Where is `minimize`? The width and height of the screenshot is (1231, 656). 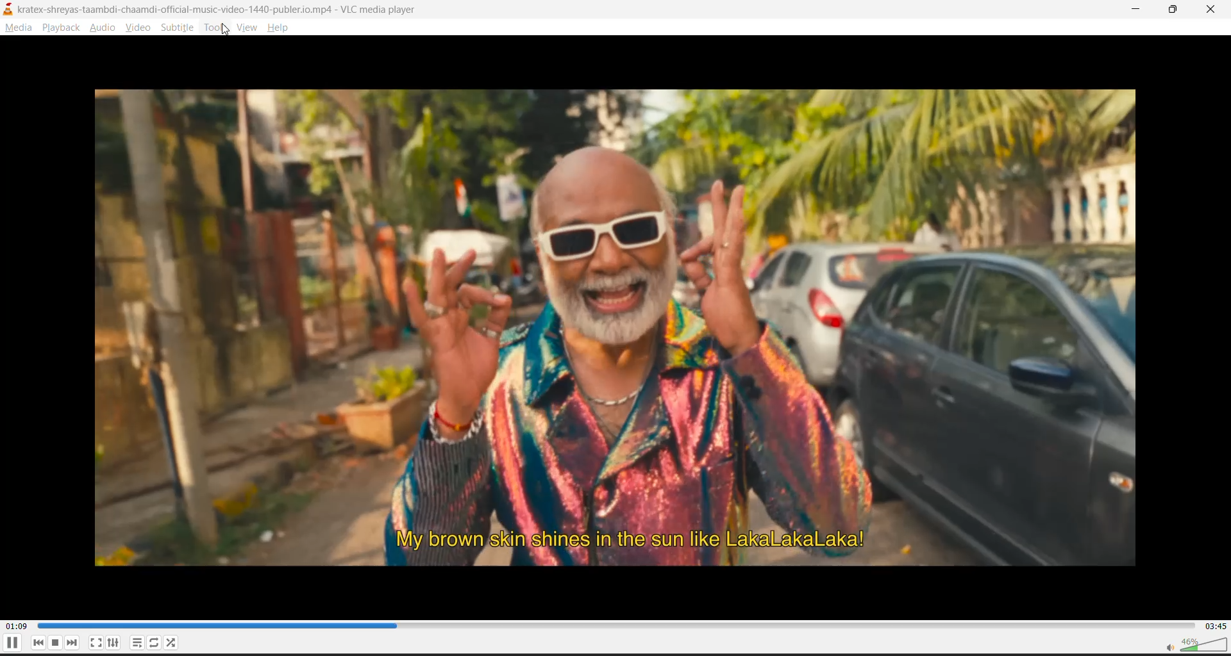
minimize is located at coordinates (1137, 9).